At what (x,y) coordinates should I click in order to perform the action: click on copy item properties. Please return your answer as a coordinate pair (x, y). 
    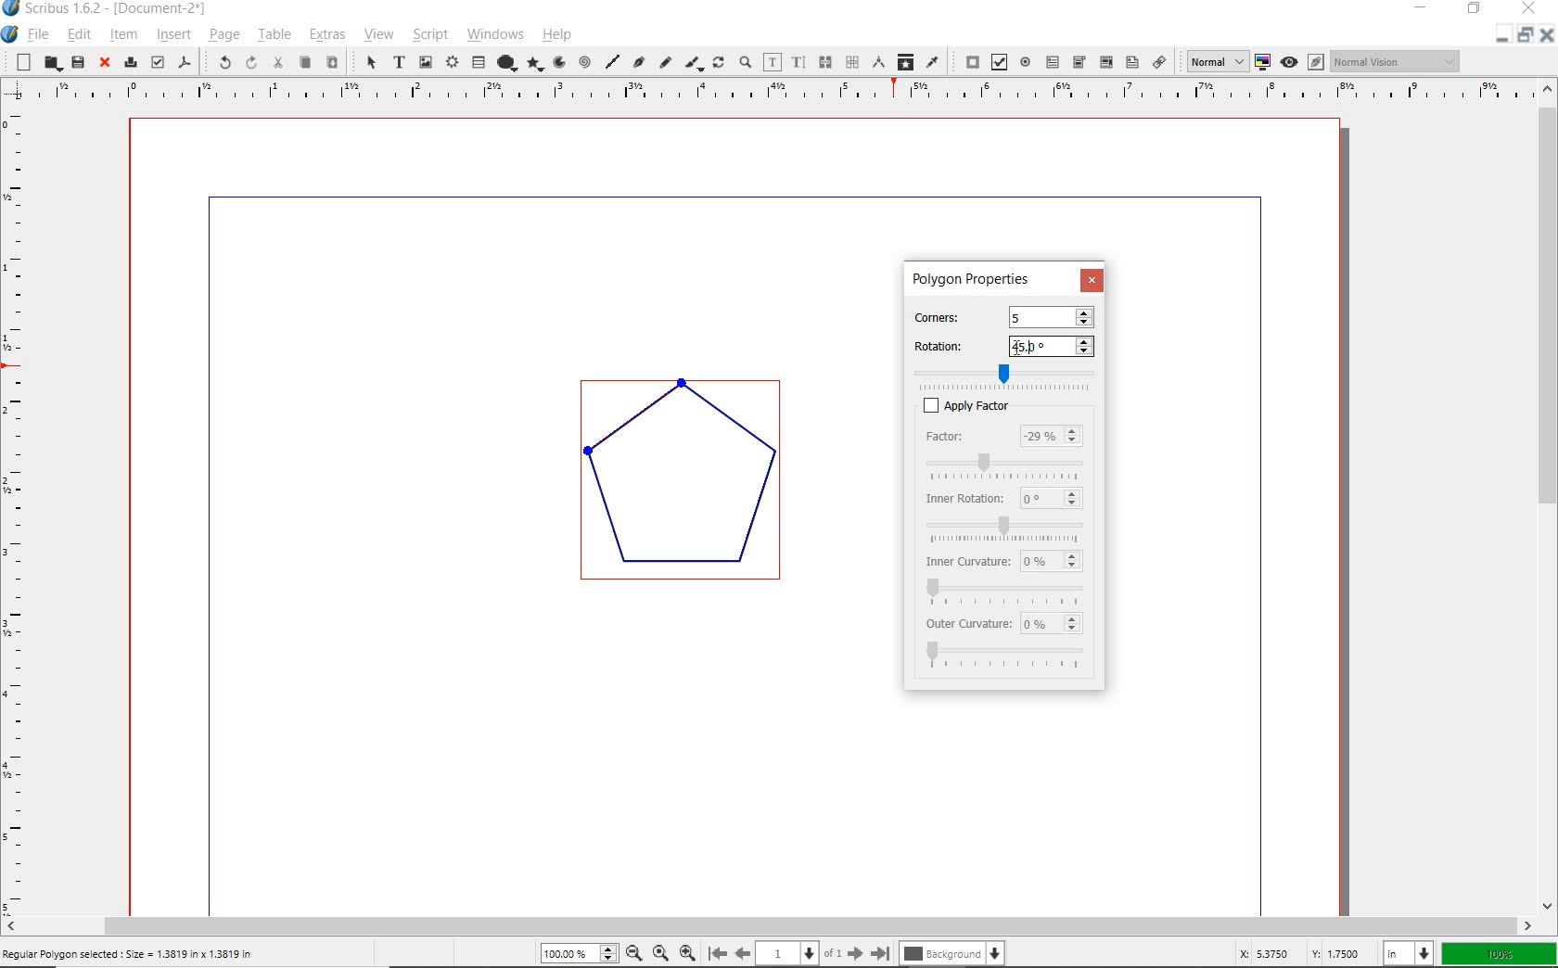
    Looking at the image, I should click on (907, 63).